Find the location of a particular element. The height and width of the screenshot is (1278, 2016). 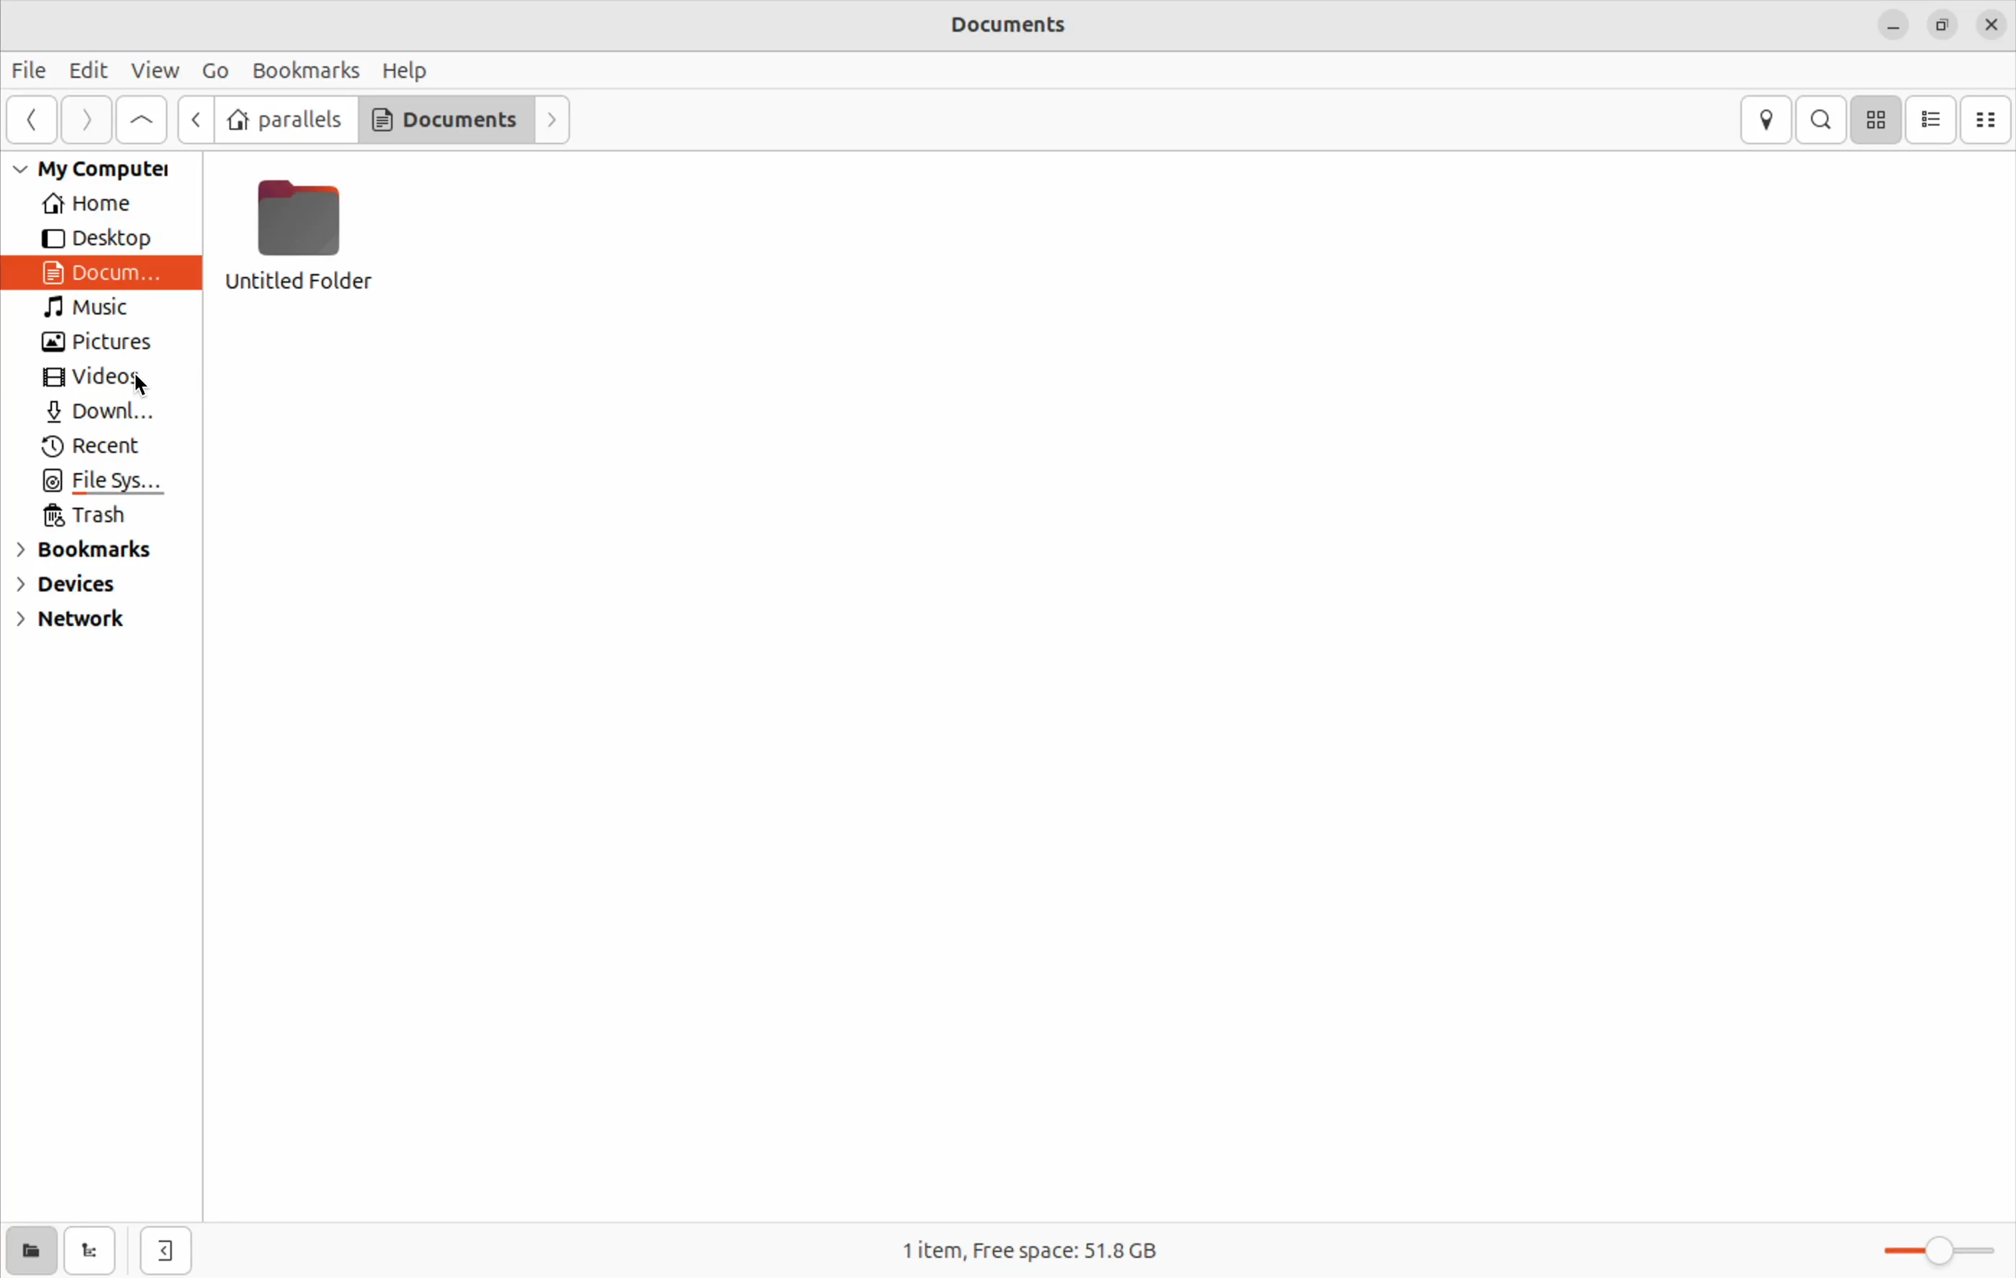

Videos is located at coordinates (101, 377).